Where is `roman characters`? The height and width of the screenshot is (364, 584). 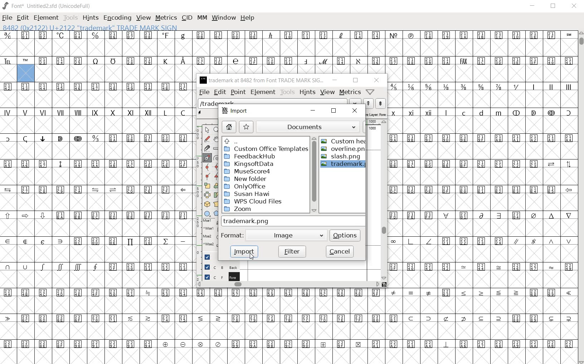
roman characters is located at coordinates (96, 120).